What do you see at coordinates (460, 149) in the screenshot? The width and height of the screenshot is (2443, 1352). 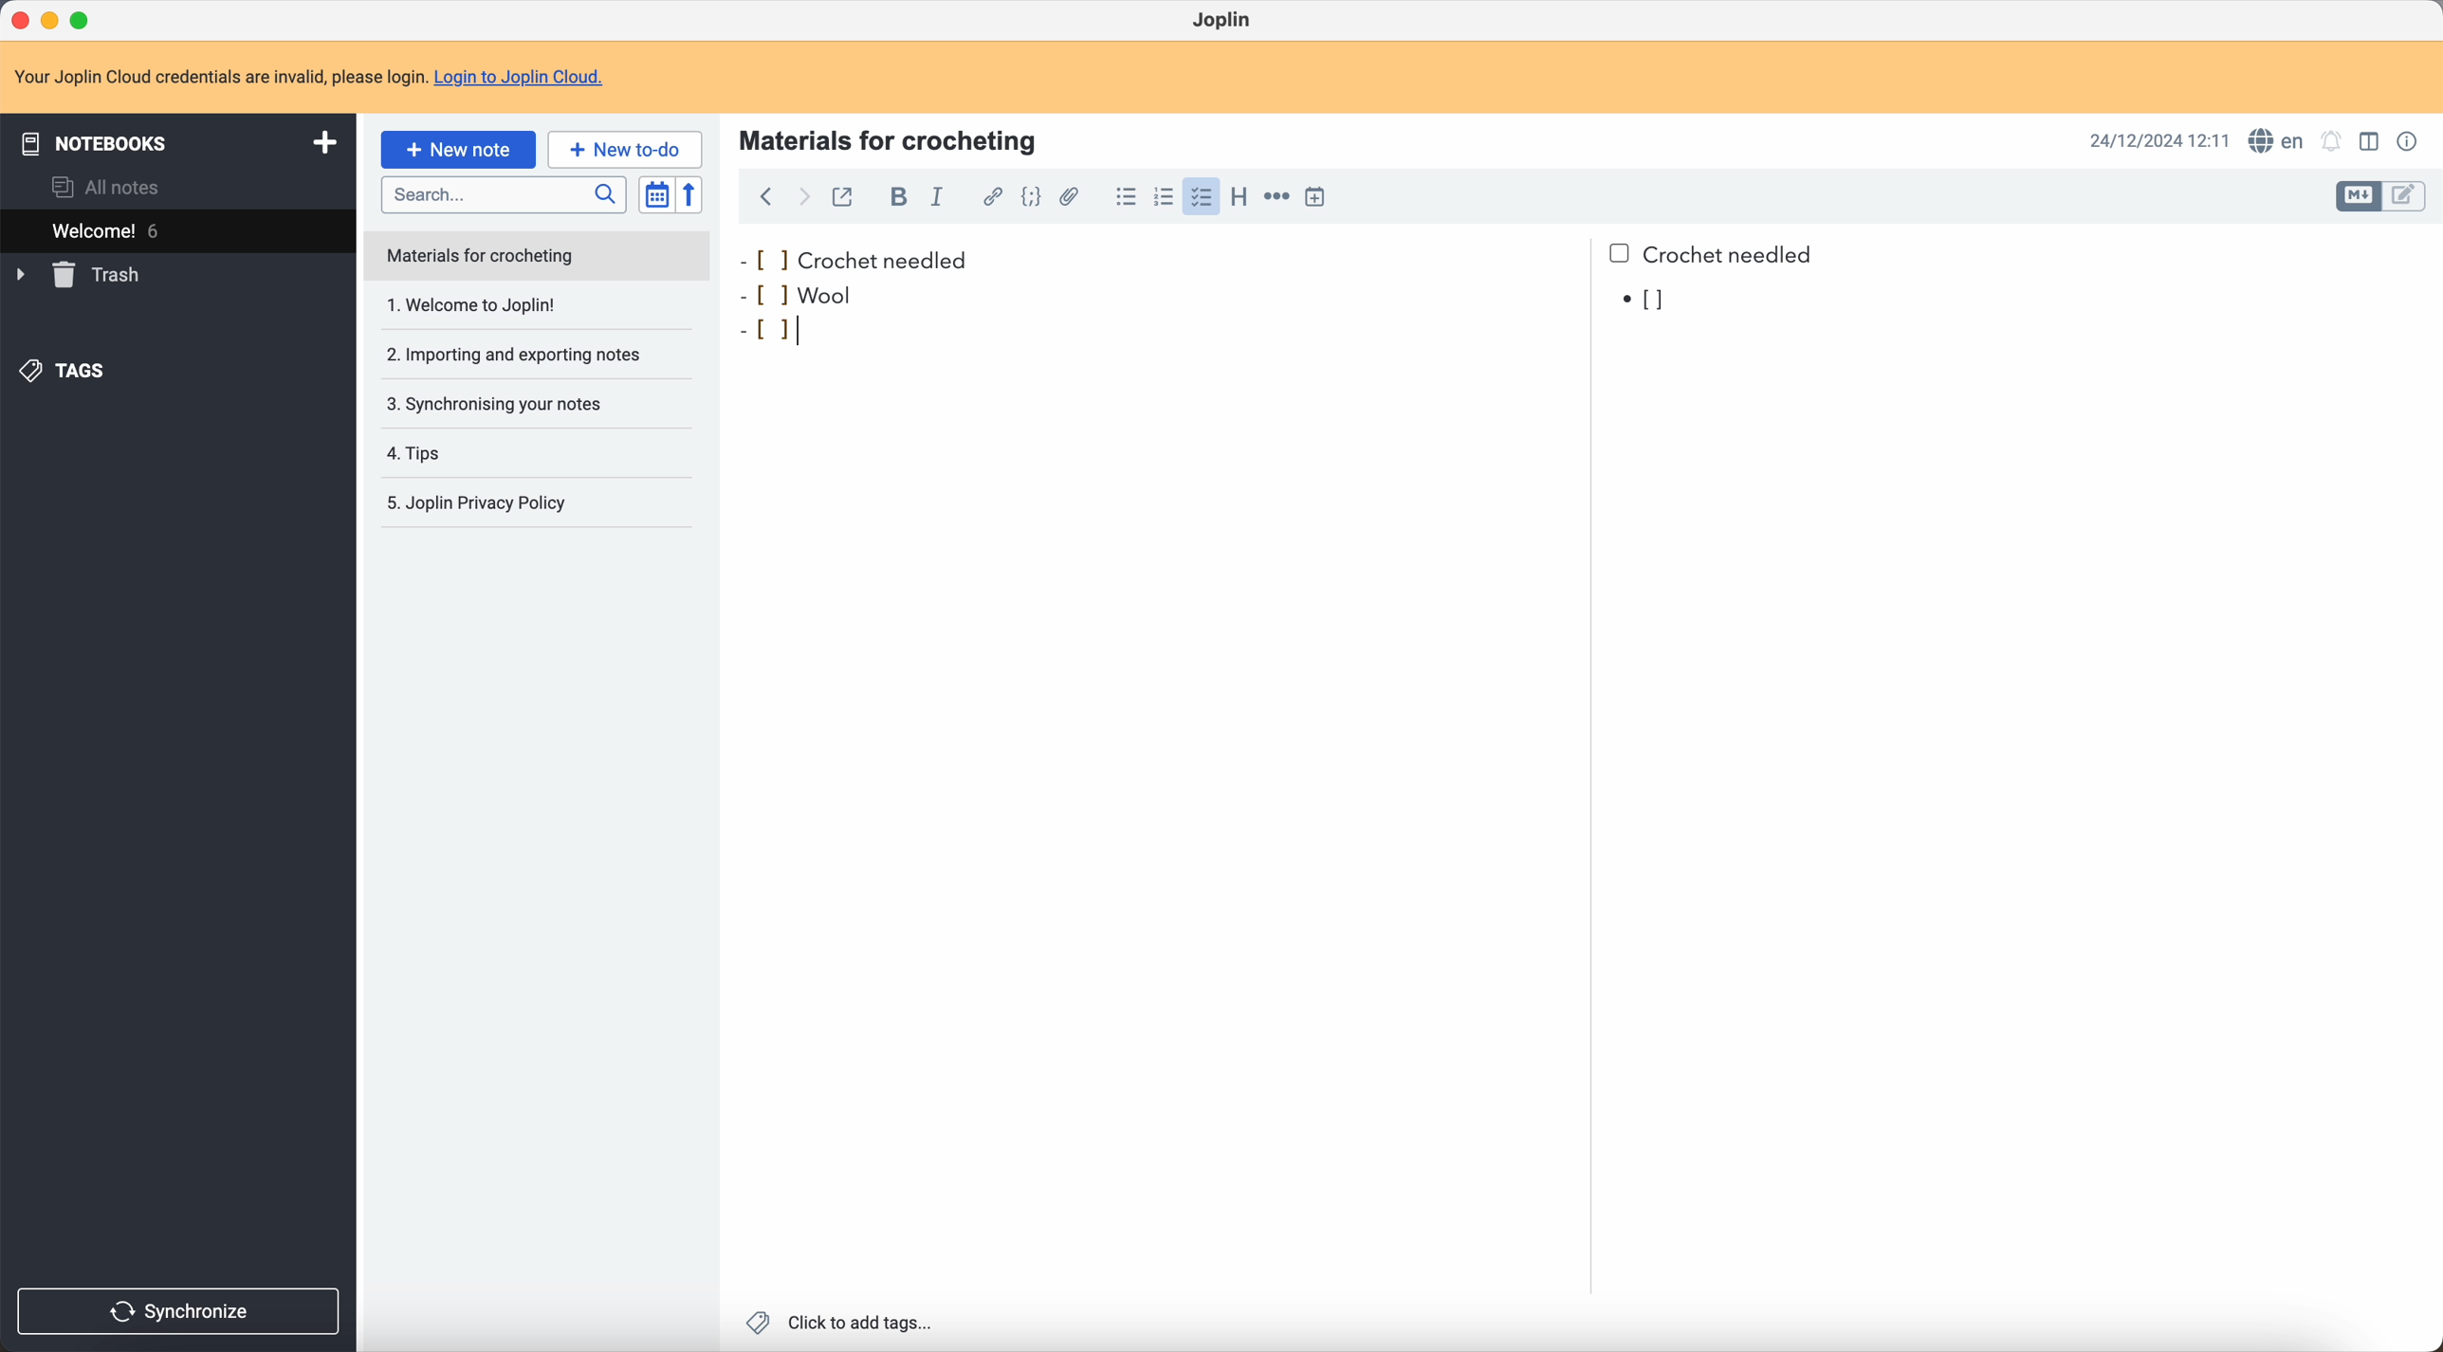 I see `click on new note` at bounding box center [460, 149].